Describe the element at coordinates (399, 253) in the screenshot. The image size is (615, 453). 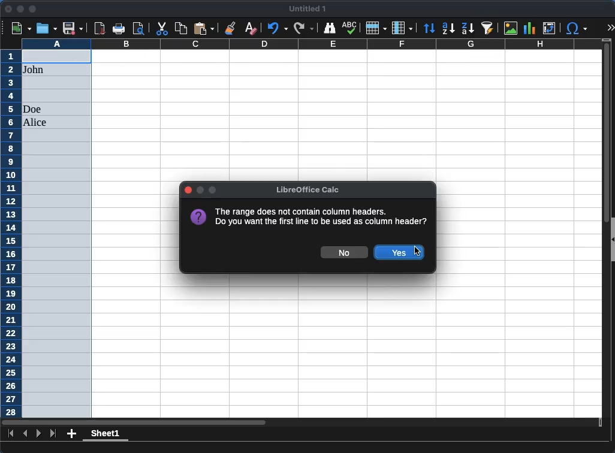
I see `Yes` at that location.